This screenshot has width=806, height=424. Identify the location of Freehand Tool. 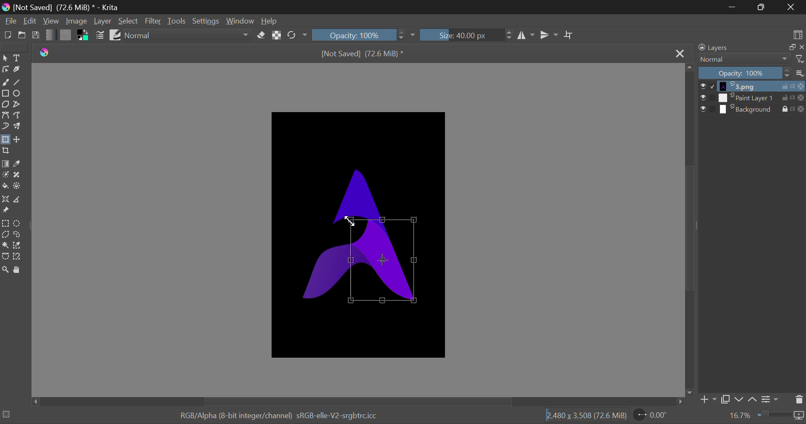
(16, 235).